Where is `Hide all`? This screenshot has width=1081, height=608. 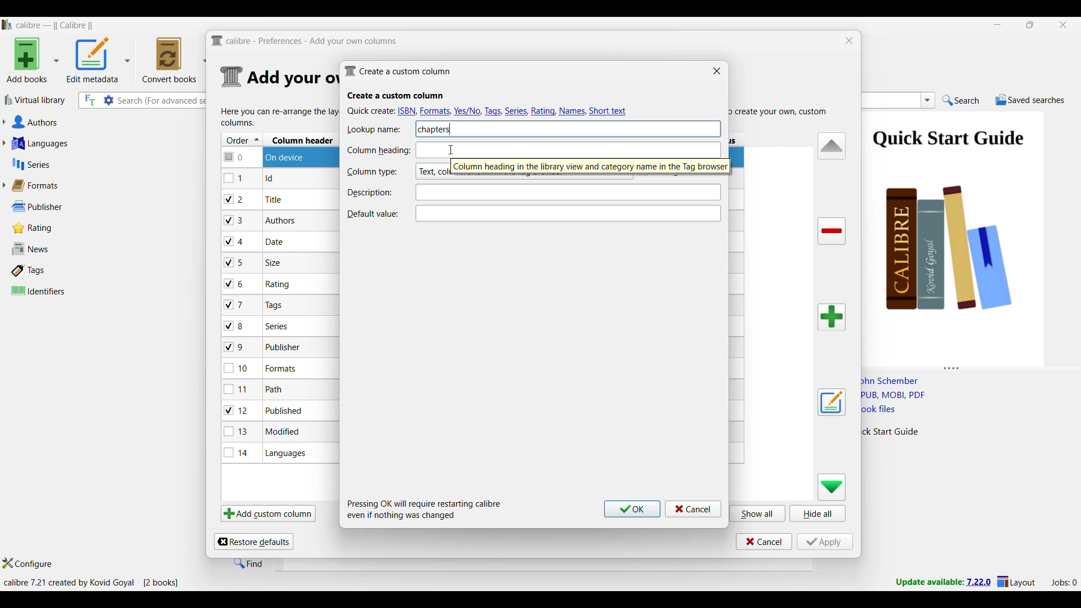
Hide all is located at coordinates (818, 513).